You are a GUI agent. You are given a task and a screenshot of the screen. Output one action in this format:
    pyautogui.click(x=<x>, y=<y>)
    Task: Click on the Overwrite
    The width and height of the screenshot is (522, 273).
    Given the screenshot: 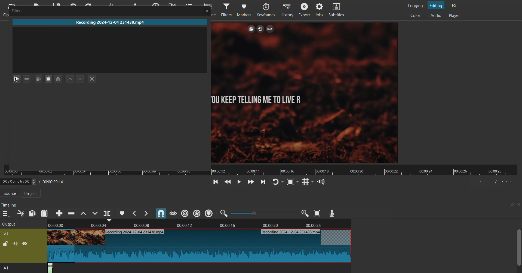 What is the action you would take?
    pyautogui.click(x=95, y=213)
    